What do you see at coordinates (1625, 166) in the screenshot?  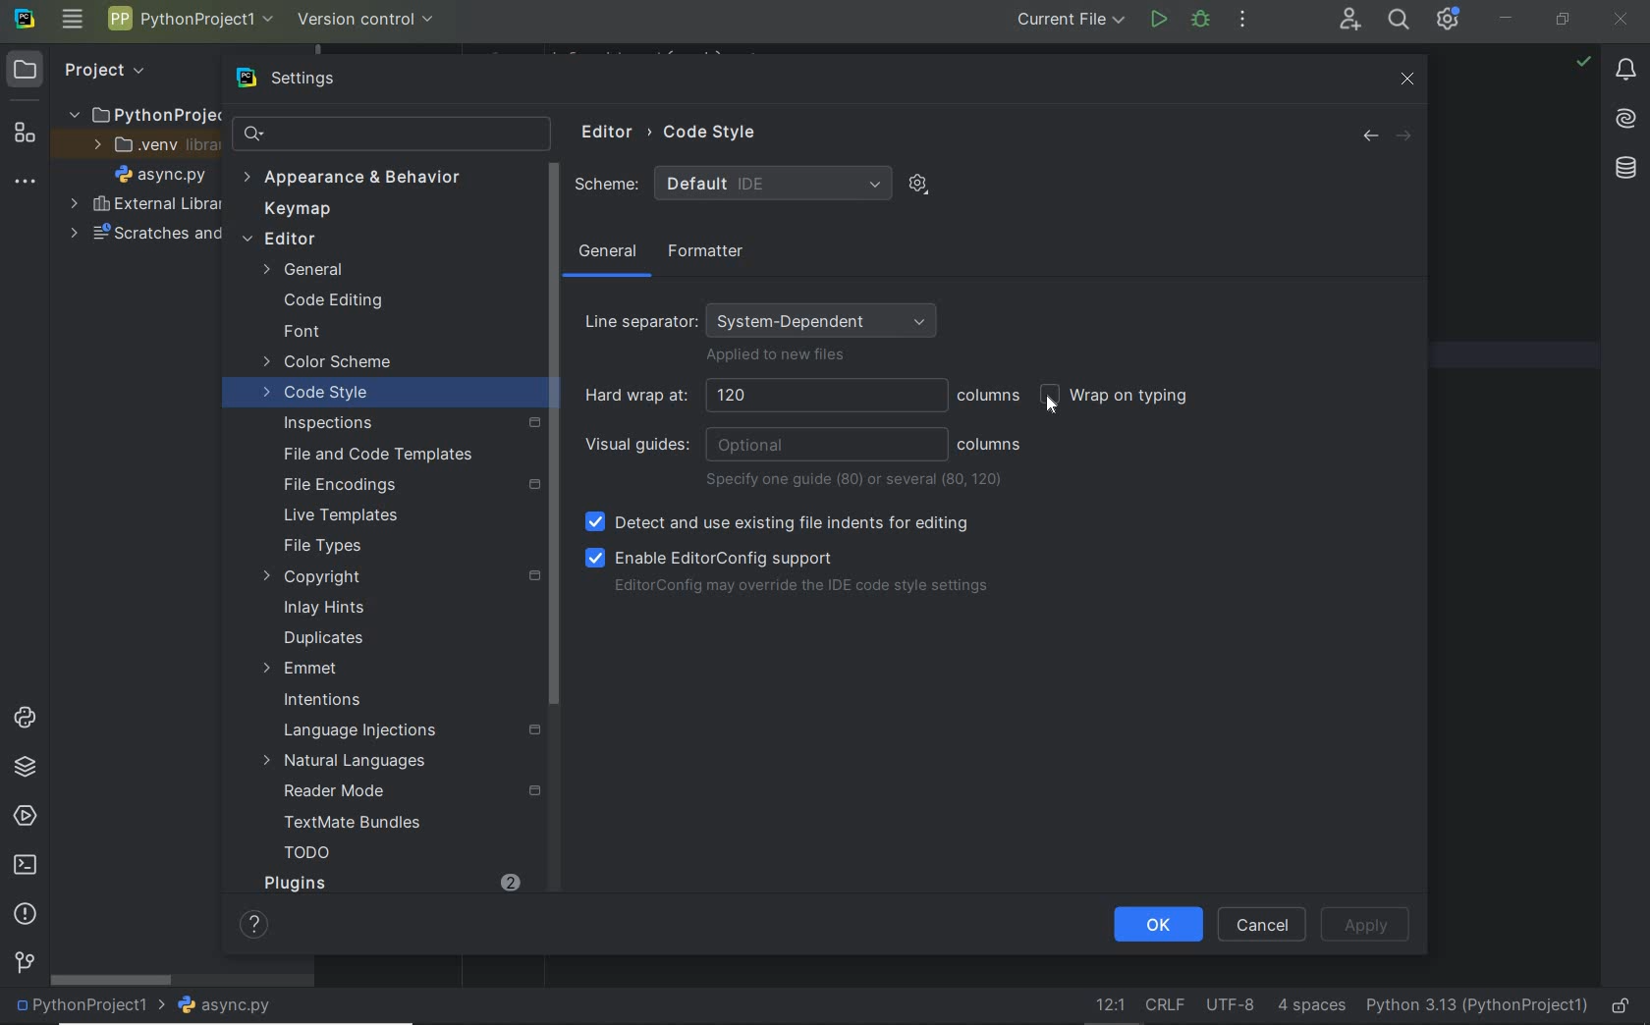 I see `Database` at bounding box center [1625, 166].